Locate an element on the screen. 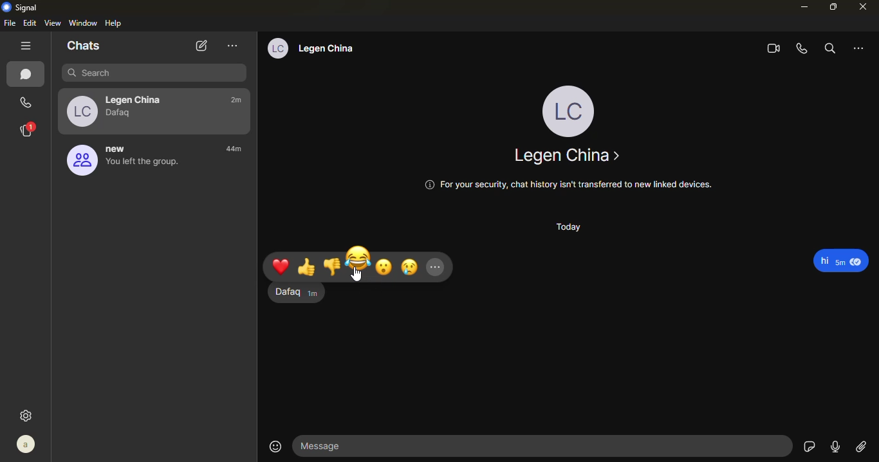 The height and width of the screenshot is (462, 879). message is located at coordinates (545, 445).